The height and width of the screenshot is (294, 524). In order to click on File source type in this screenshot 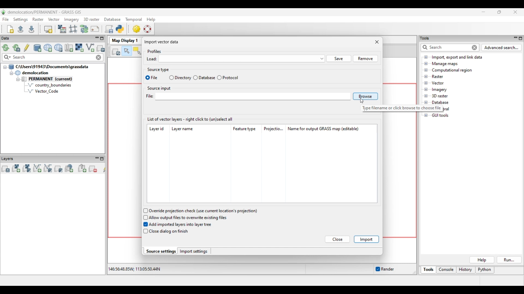, I will do `click(157, 78)`.